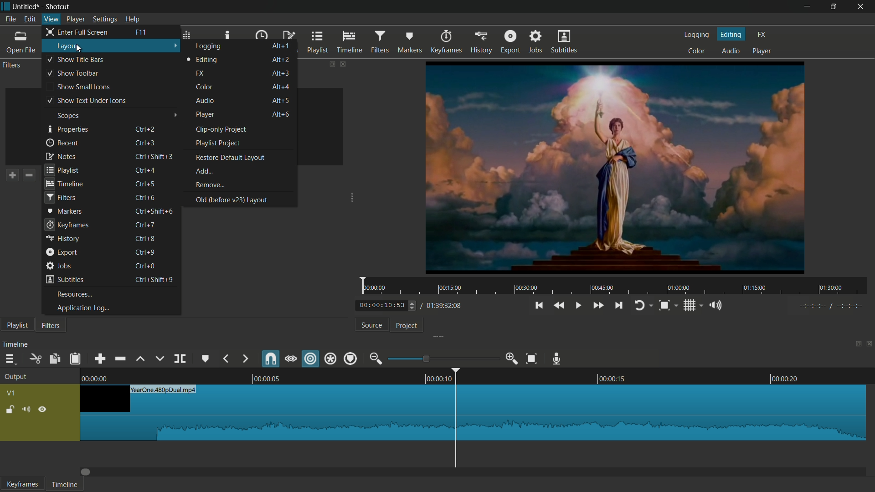 The image size is (875, 492). Describe the element at coordinates (281, 86) in the screenshot. I see `keyboard shortcut` at that location.